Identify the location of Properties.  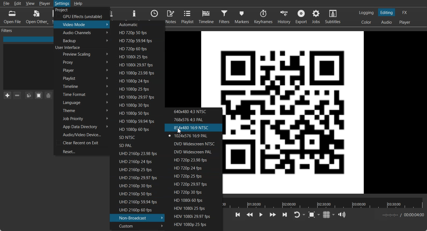
(134, 14).